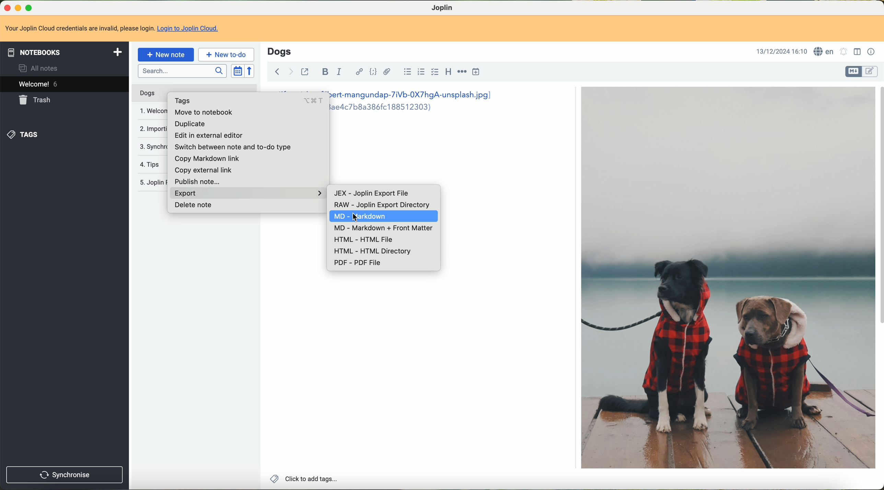  What do you see at coordinates (857, 51) in the screenshot?
I see `toggle editor layout` at bounding box center [857, 51].